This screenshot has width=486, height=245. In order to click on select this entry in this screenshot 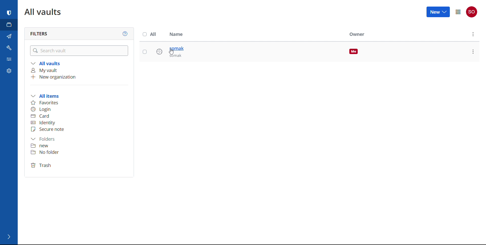, I will do `click(145, 52)`.